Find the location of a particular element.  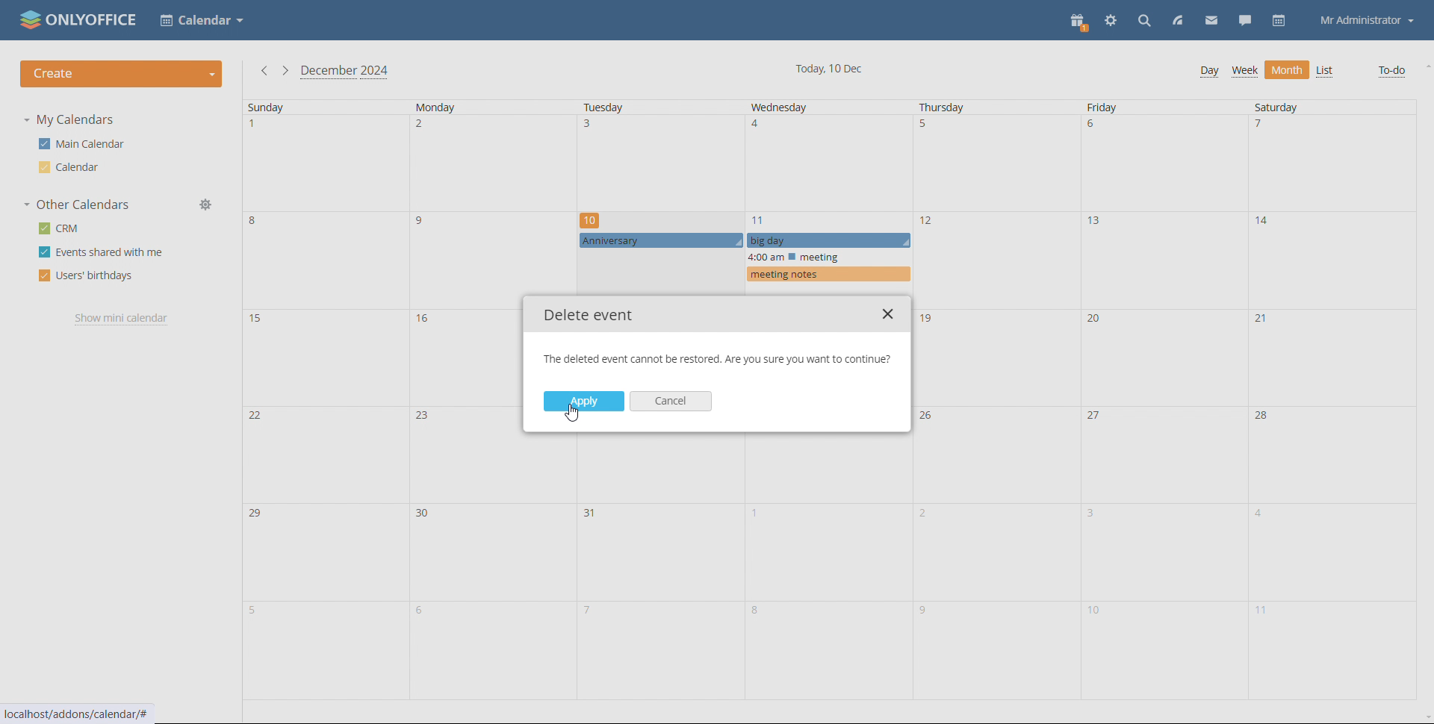

logo is located at coordinates (80, 19).